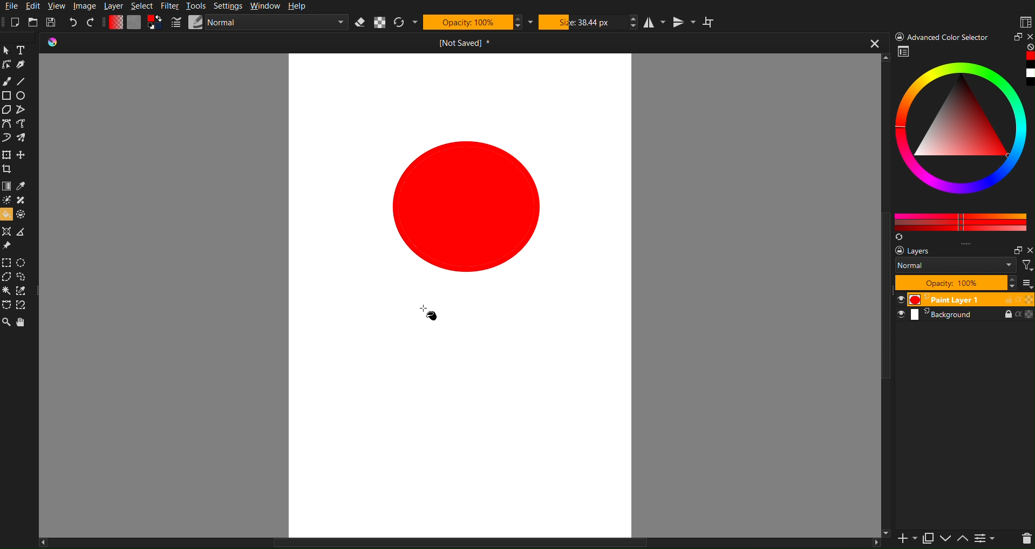 This screenshot has height=549, width=1035. Describe the element at coordinates (6, 293) in the screenshot. I see `magic Wand` at that location.